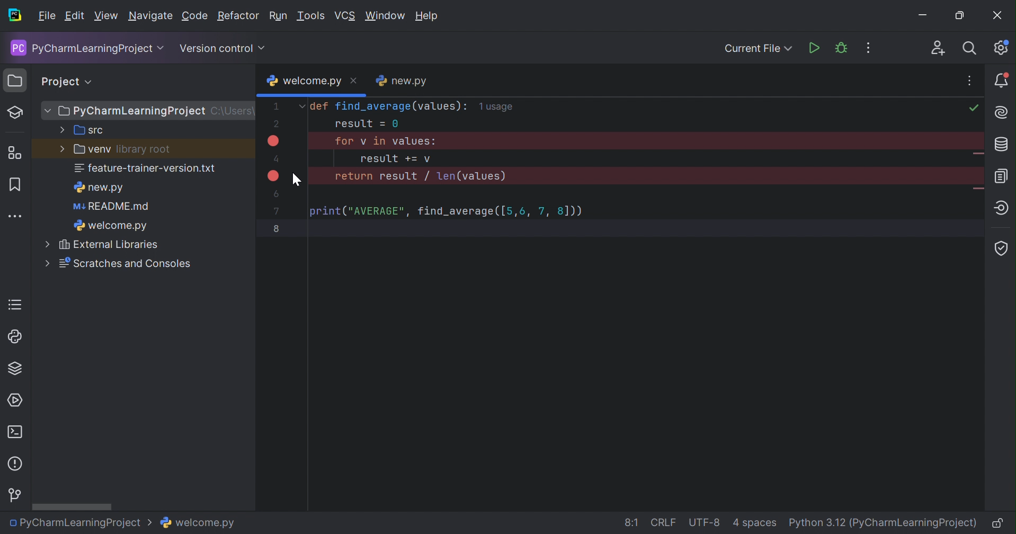 This screenshot has width=1016, height=534. What do you see at coordinates (938, 49) in the screenshot?
I see `Code With Me` at bounding box center [938, 49].